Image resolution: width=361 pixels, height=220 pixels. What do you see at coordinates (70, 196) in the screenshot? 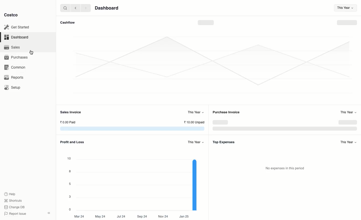
I see `3` at bounding box center [70, 196].